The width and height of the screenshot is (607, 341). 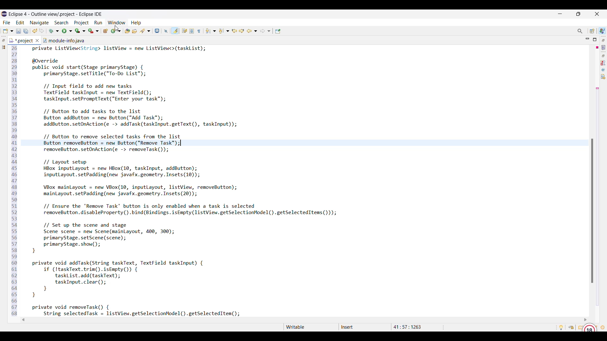 What do you see at coordinates (15, 182) in the screenshot?
I see `line number` at bounding box center [15, 182].